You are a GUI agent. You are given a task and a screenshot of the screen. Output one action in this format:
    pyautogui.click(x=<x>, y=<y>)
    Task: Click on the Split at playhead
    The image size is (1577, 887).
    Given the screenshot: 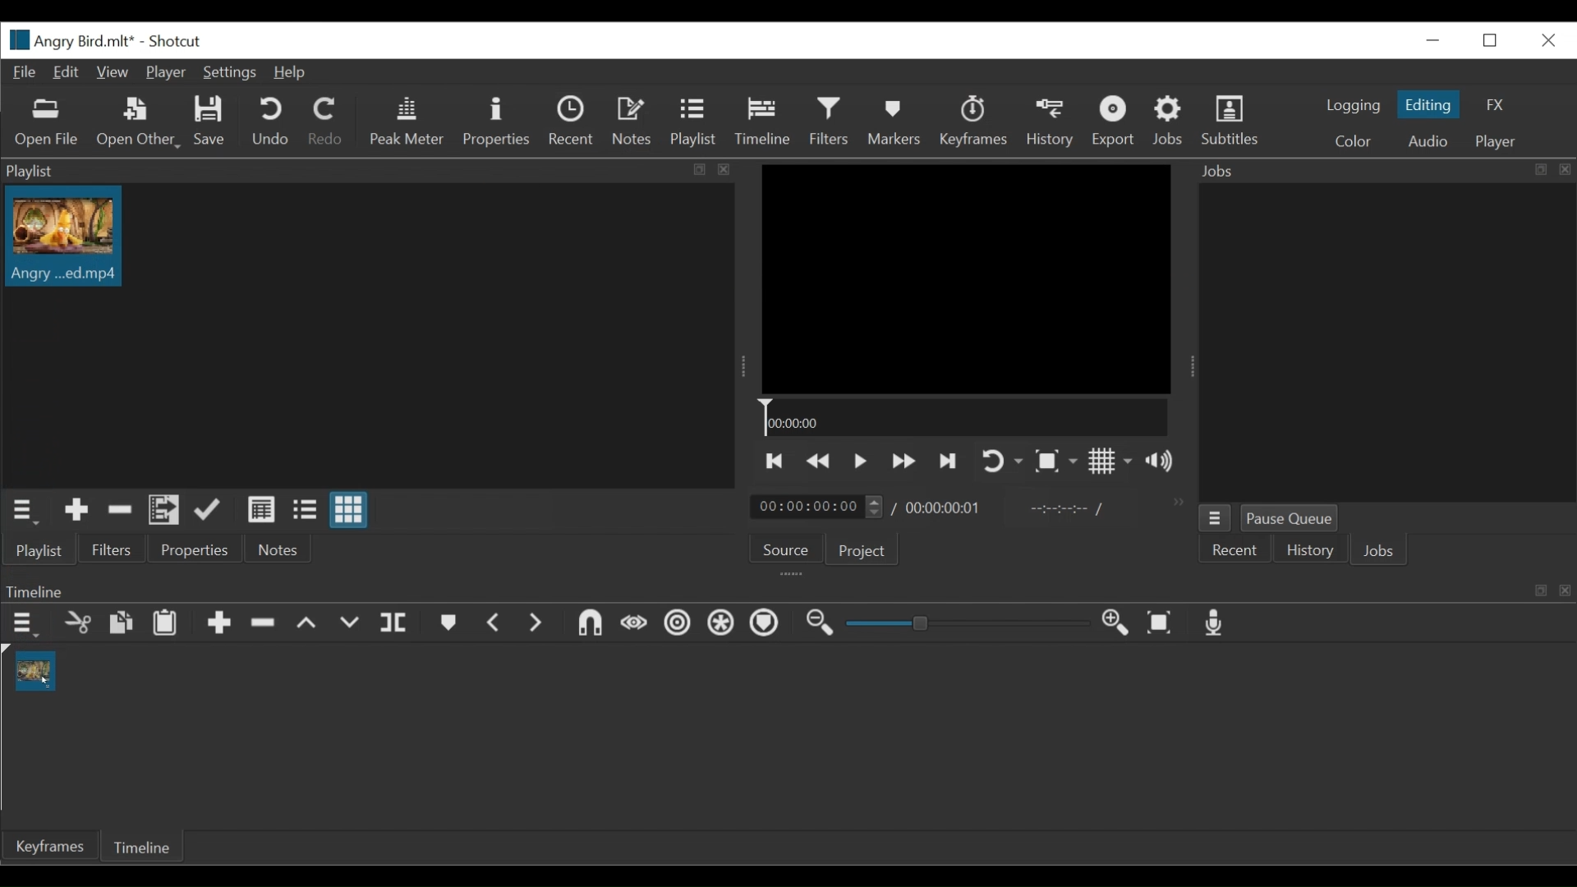 What is the action you would take?
    pyautogui.click(x=398, y=623)
    